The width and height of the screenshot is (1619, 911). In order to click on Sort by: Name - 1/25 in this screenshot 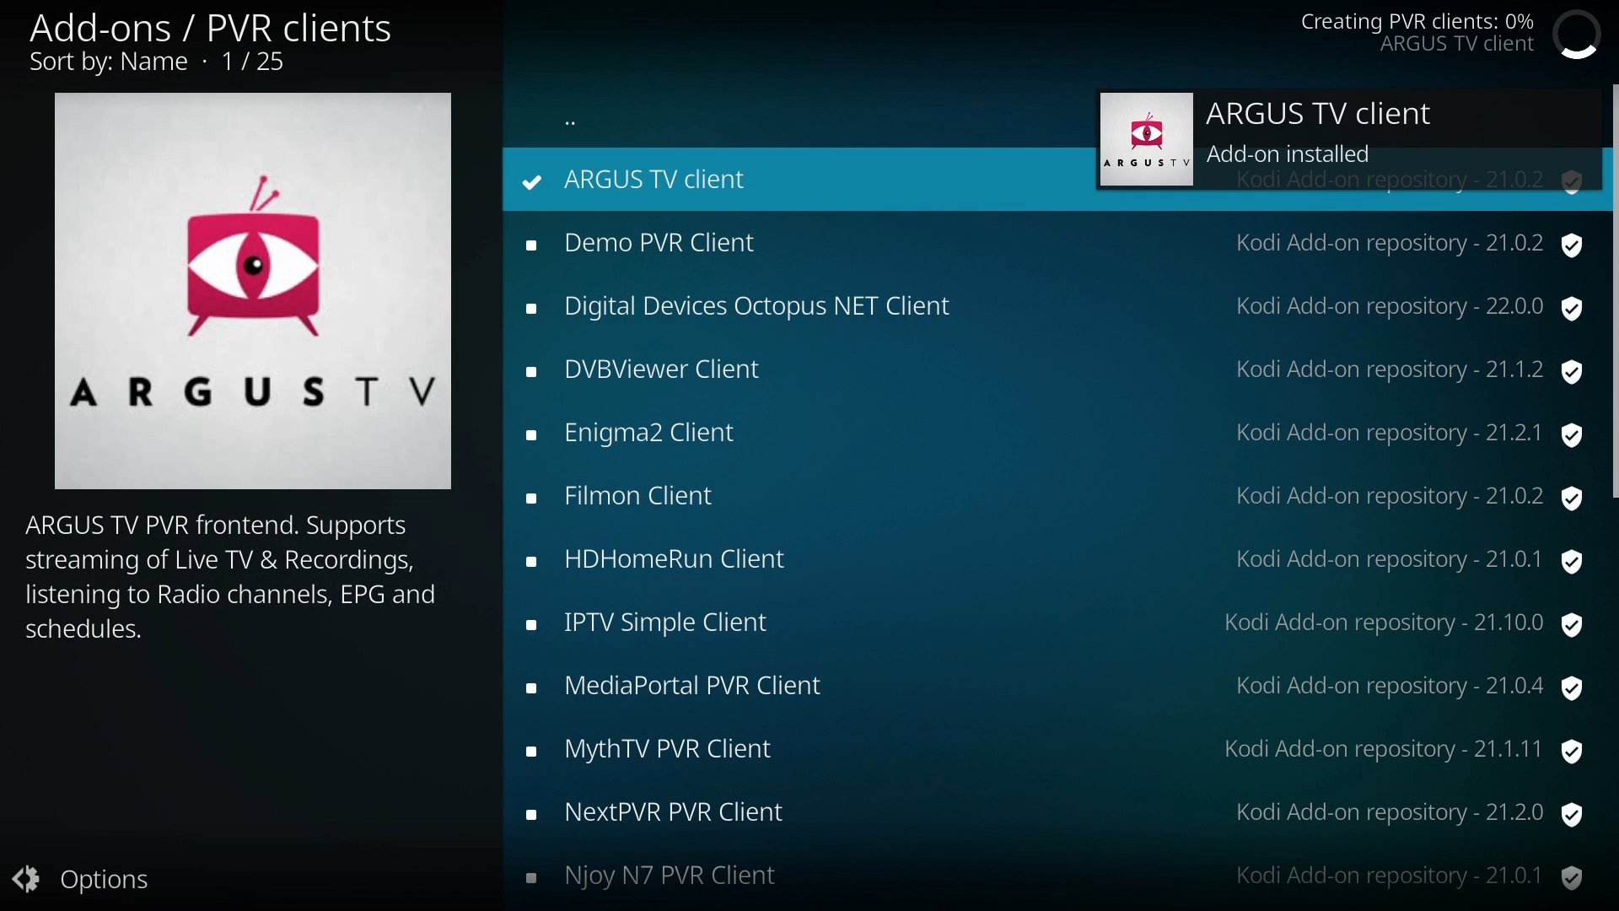, I will do `click(164, 65)`.